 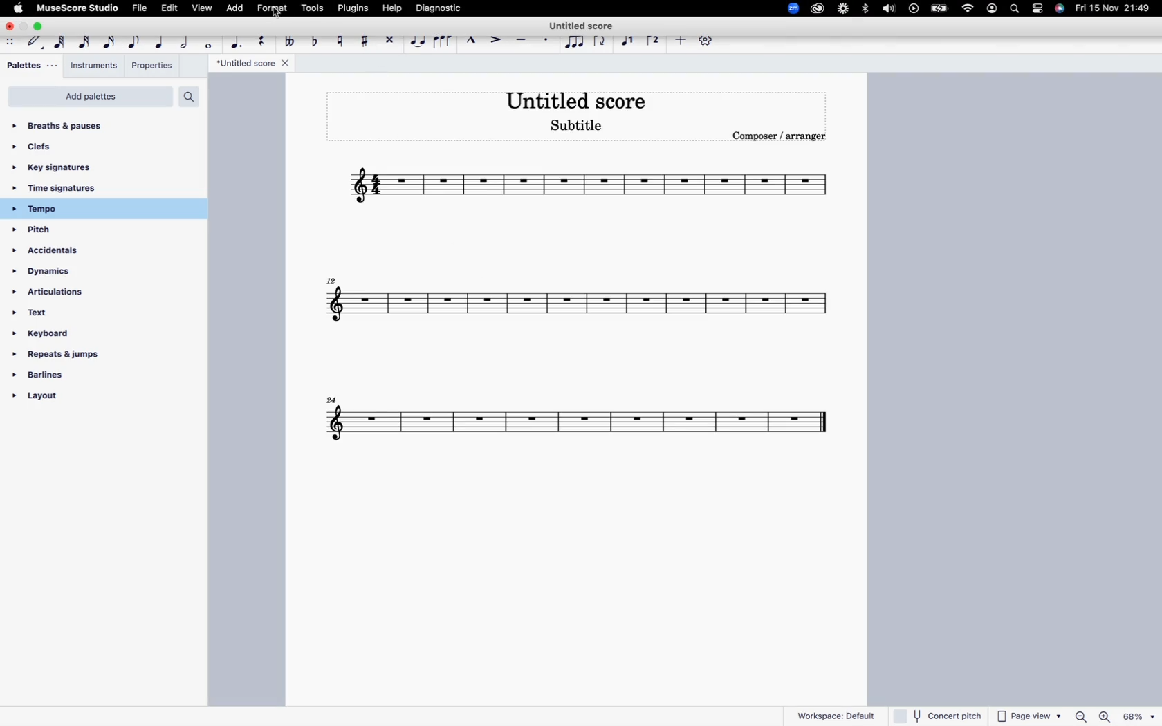 What do you see at coordinates (237, 9) in the screenshot?
I see `add` at bounding box center [237, 9].